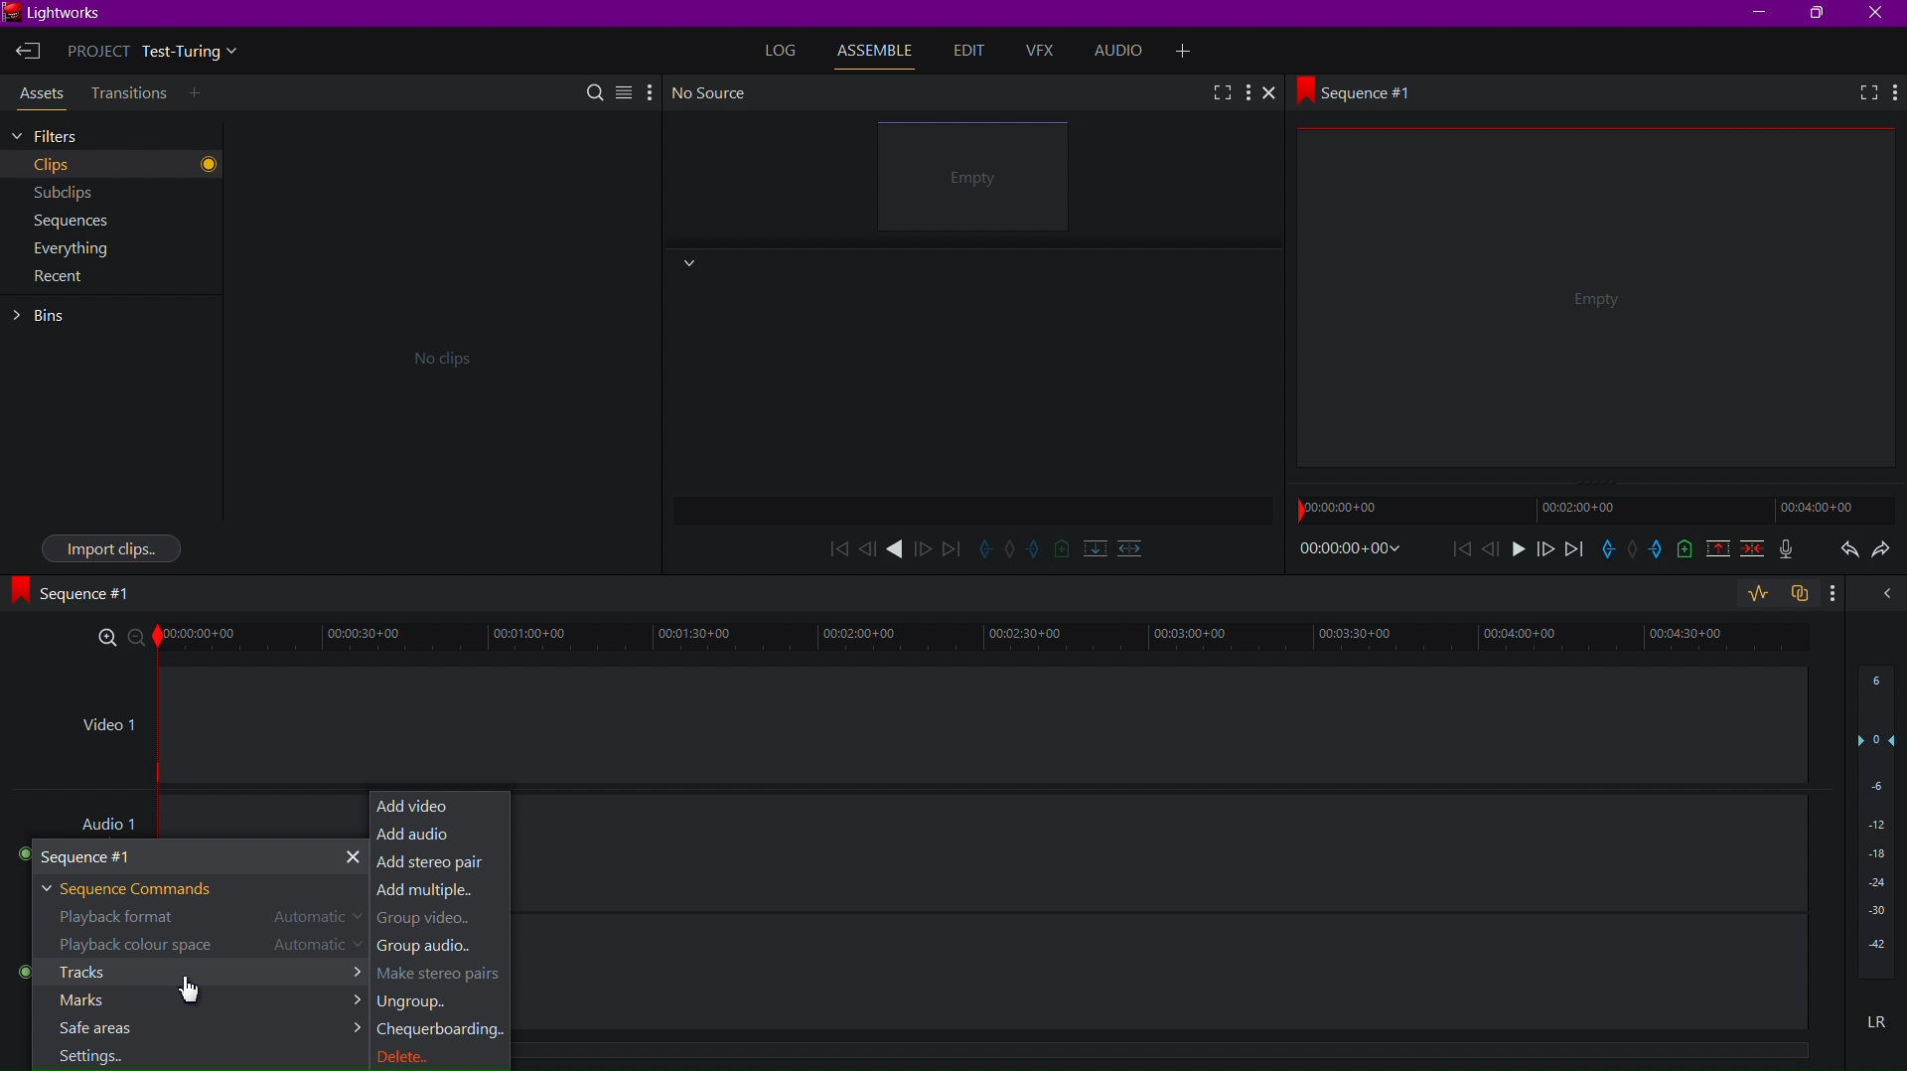 The image size is (1907, 1071). What do you see at coordinates (880, 51) in the screenshot?
I see `Assemble` at bounding box center [880, 51].